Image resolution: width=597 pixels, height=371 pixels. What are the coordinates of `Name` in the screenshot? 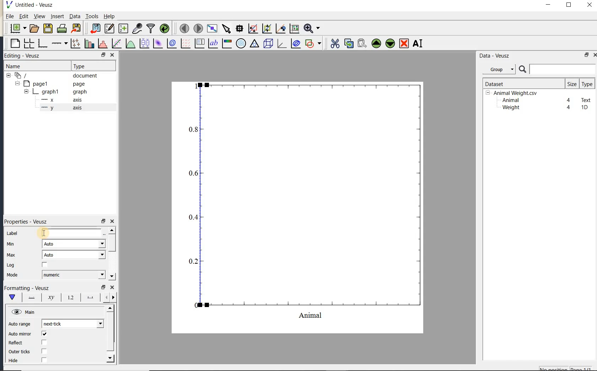 It's located at (21, 66).